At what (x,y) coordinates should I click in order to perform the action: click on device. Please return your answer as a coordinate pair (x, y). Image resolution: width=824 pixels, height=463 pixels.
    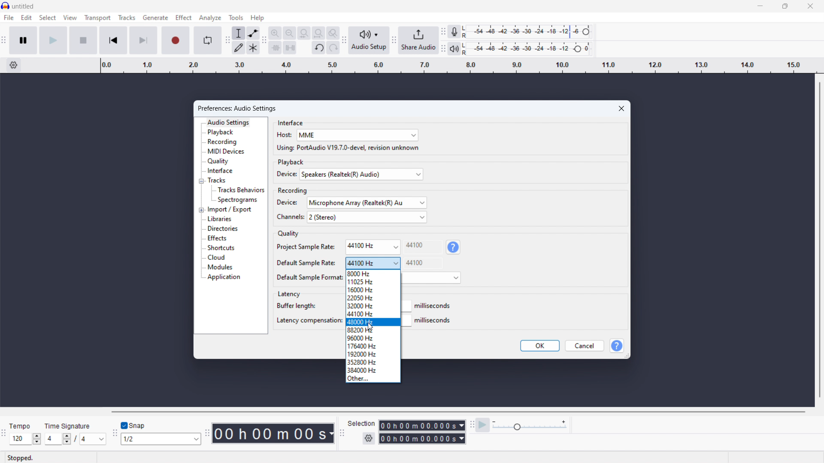
    Looking at the image, I should click on (285, 174).